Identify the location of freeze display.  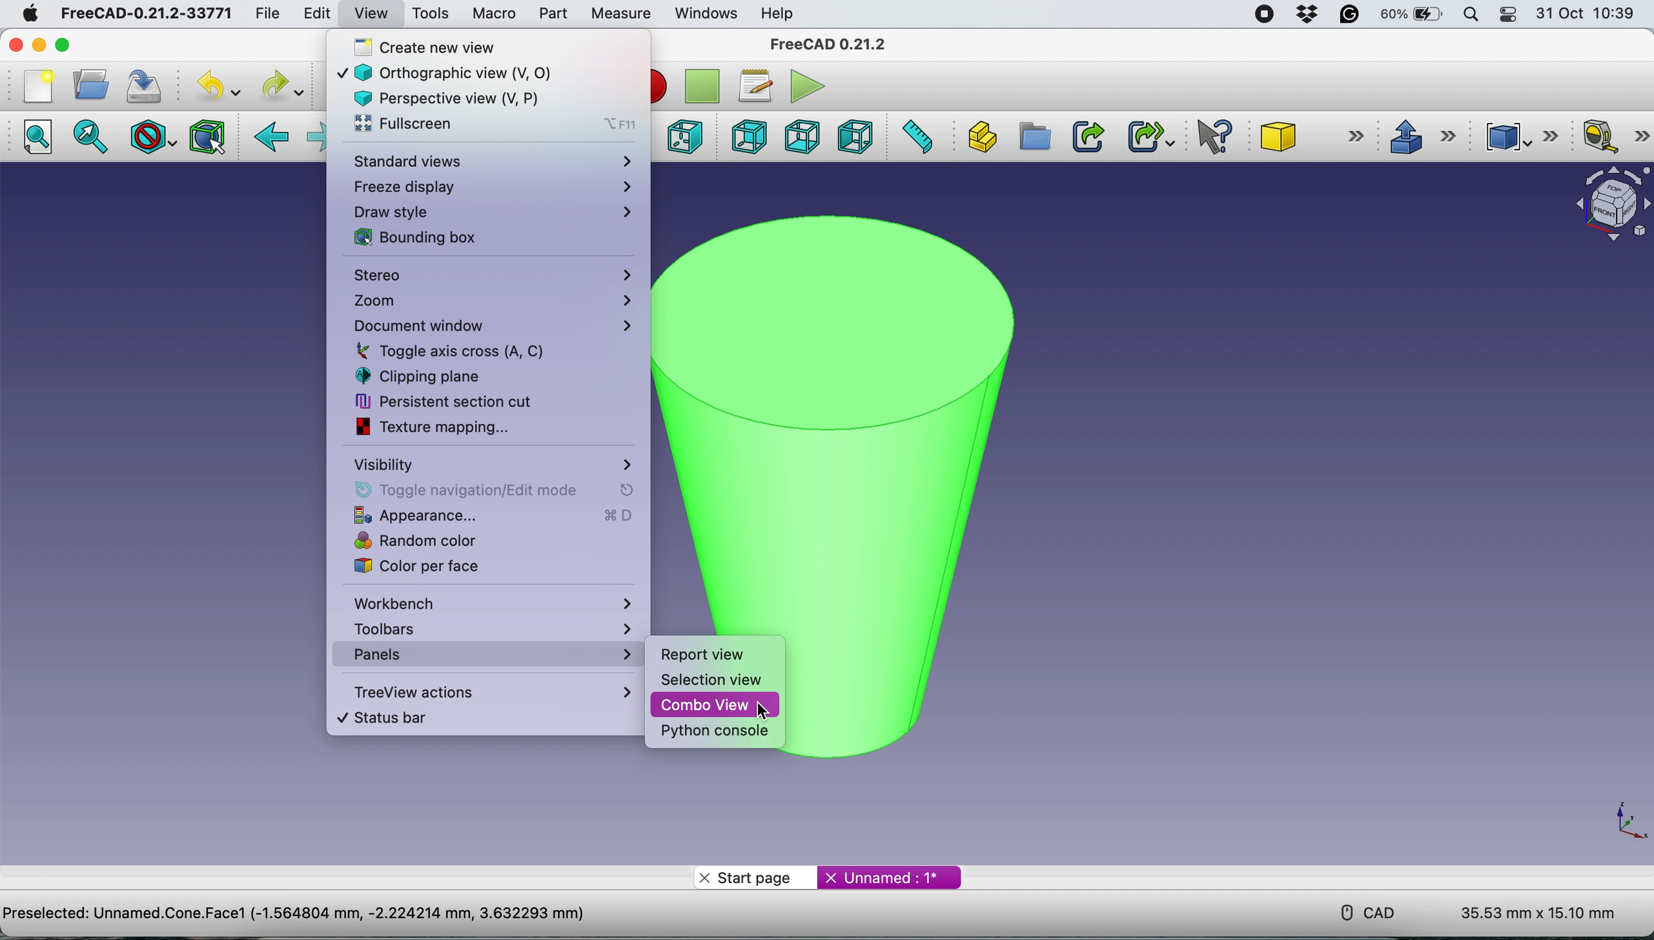
(491, 186).